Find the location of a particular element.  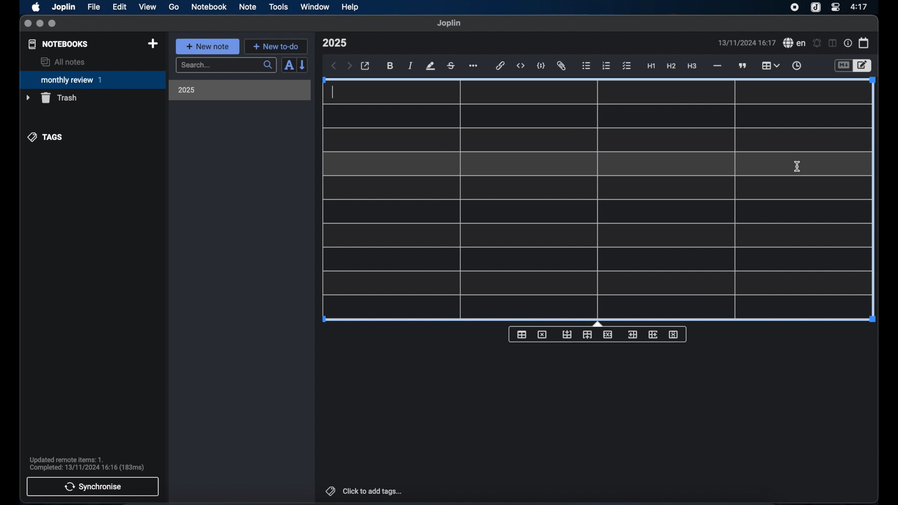

toggle editor layout is located at coordinates (833, 43).